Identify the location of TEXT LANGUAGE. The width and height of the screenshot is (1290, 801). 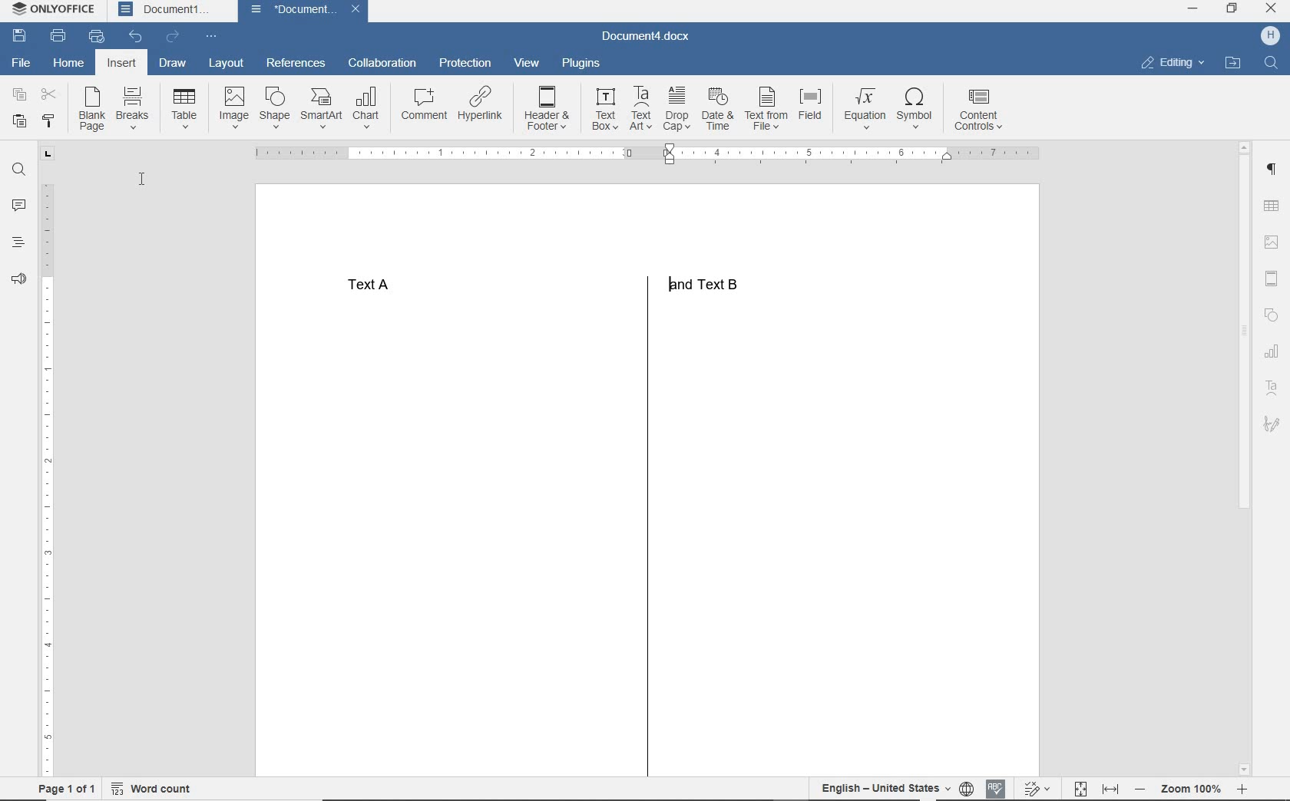
(884, 787).